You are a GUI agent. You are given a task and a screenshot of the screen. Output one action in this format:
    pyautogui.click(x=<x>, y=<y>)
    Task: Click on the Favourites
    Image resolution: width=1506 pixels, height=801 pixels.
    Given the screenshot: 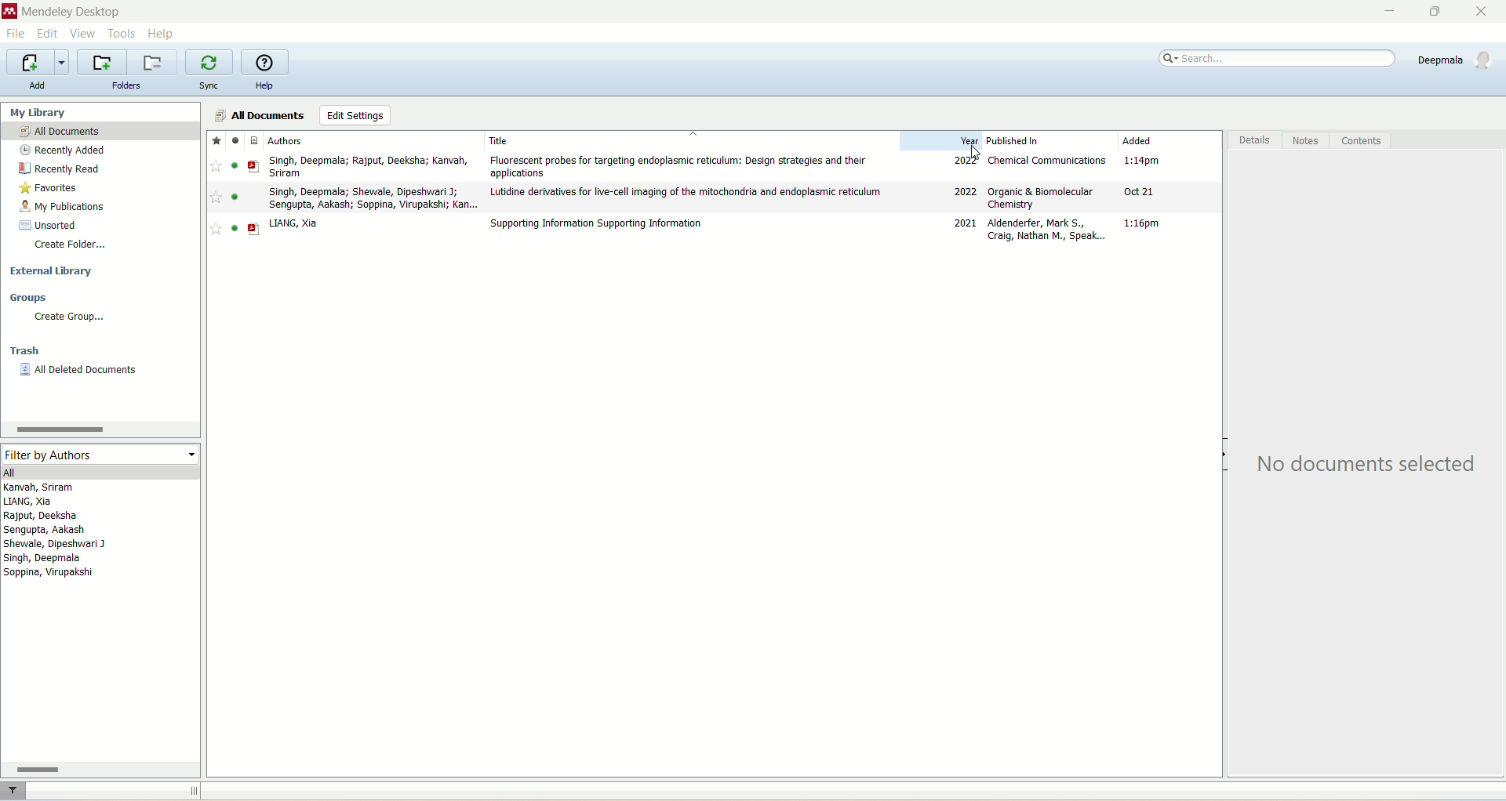 What is the action you would take?
    pyautogui.click(x=214, y=141)
    